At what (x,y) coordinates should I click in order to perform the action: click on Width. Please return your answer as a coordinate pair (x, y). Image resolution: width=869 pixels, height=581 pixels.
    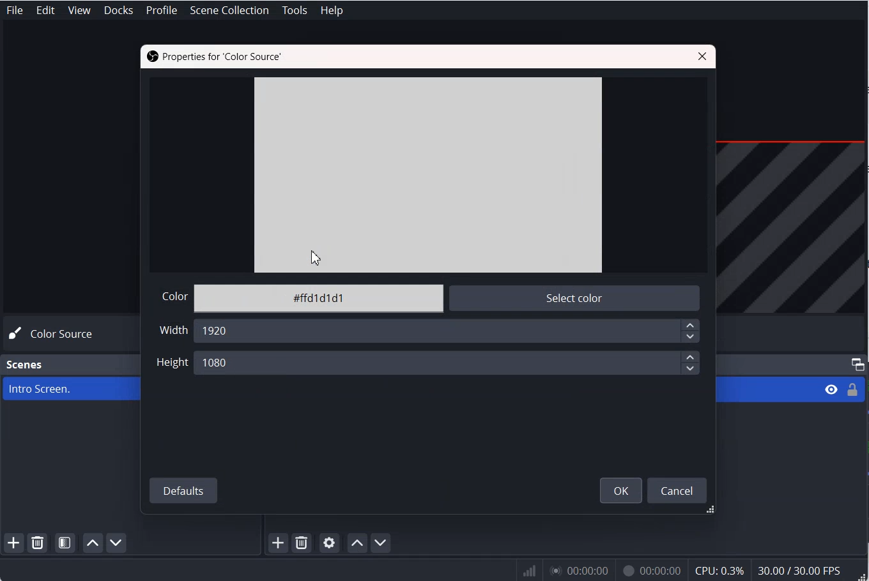
    Looking at the image, I should click on (172, 333).